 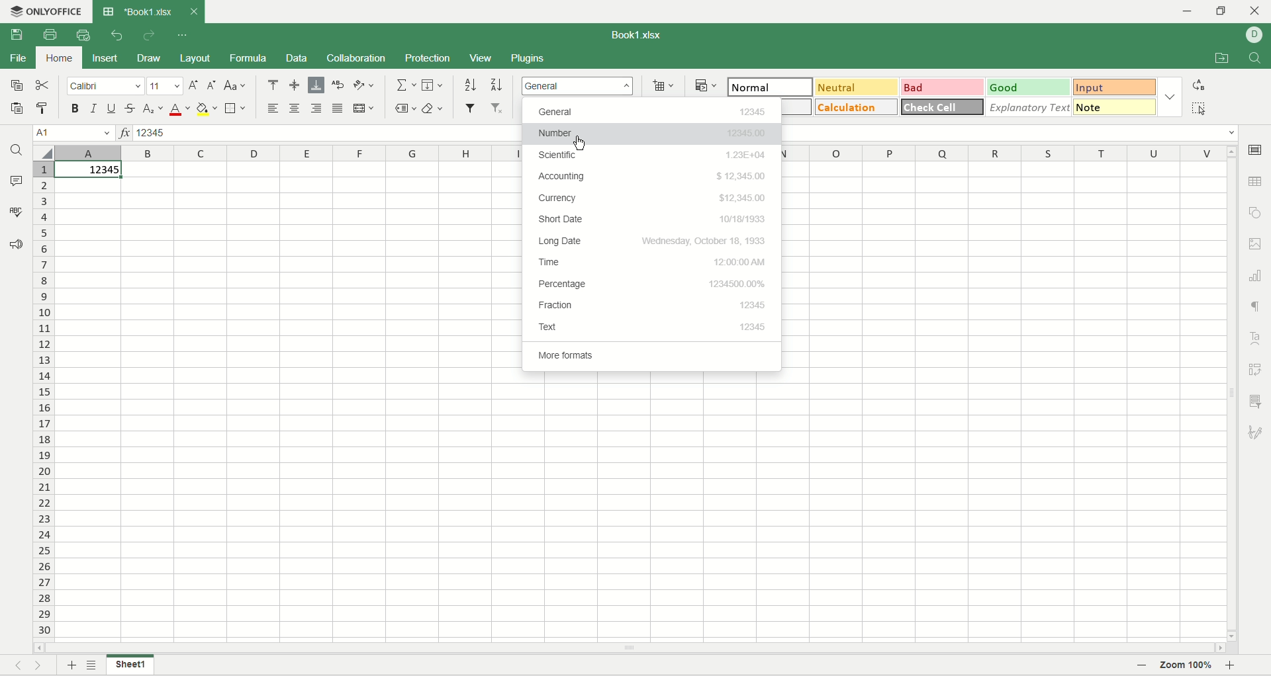 I want to click on short date, so click(x=652, y=220).